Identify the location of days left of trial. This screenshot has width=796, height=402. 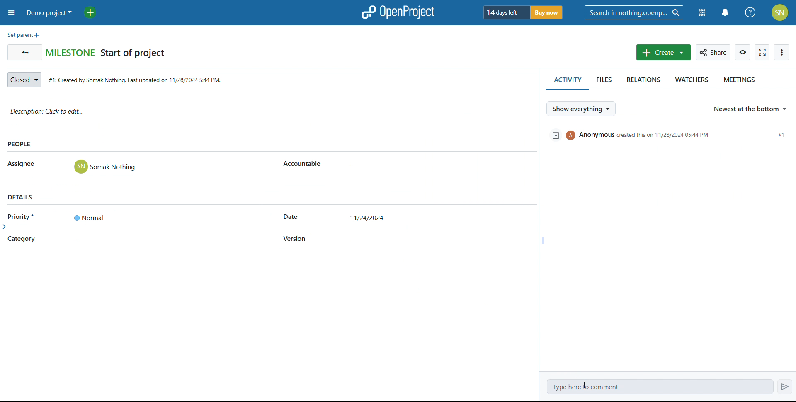
(504, 12).